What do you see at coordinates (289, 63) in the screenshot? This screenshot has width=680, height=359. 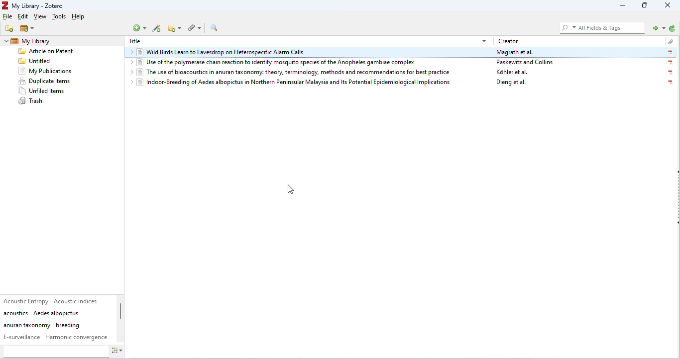 I see `Use of the polymerase chain reaction to identify mosquito species of the Anopheles gambiae complex` at bounding box center [289, 63].